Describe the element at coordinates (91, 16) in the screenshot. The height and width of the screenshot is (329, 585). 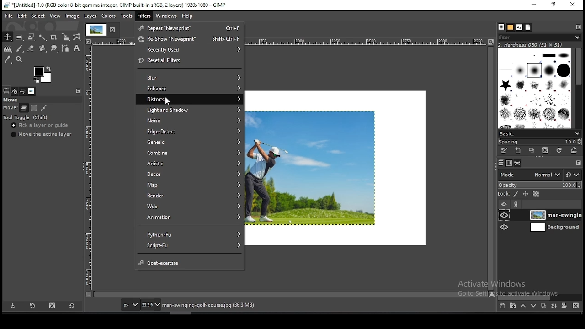
I see `layer` at that location.